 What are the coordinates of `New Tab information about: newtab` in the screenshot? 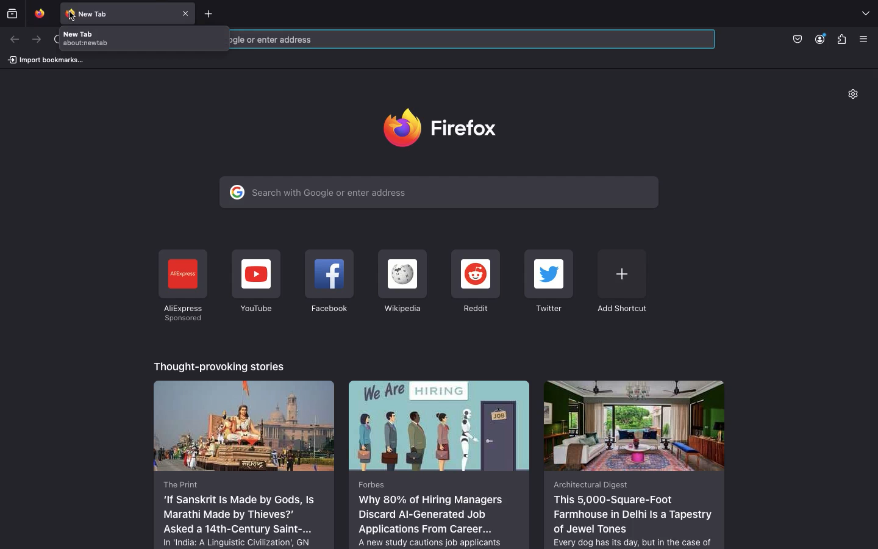 It's located at (143, 38).